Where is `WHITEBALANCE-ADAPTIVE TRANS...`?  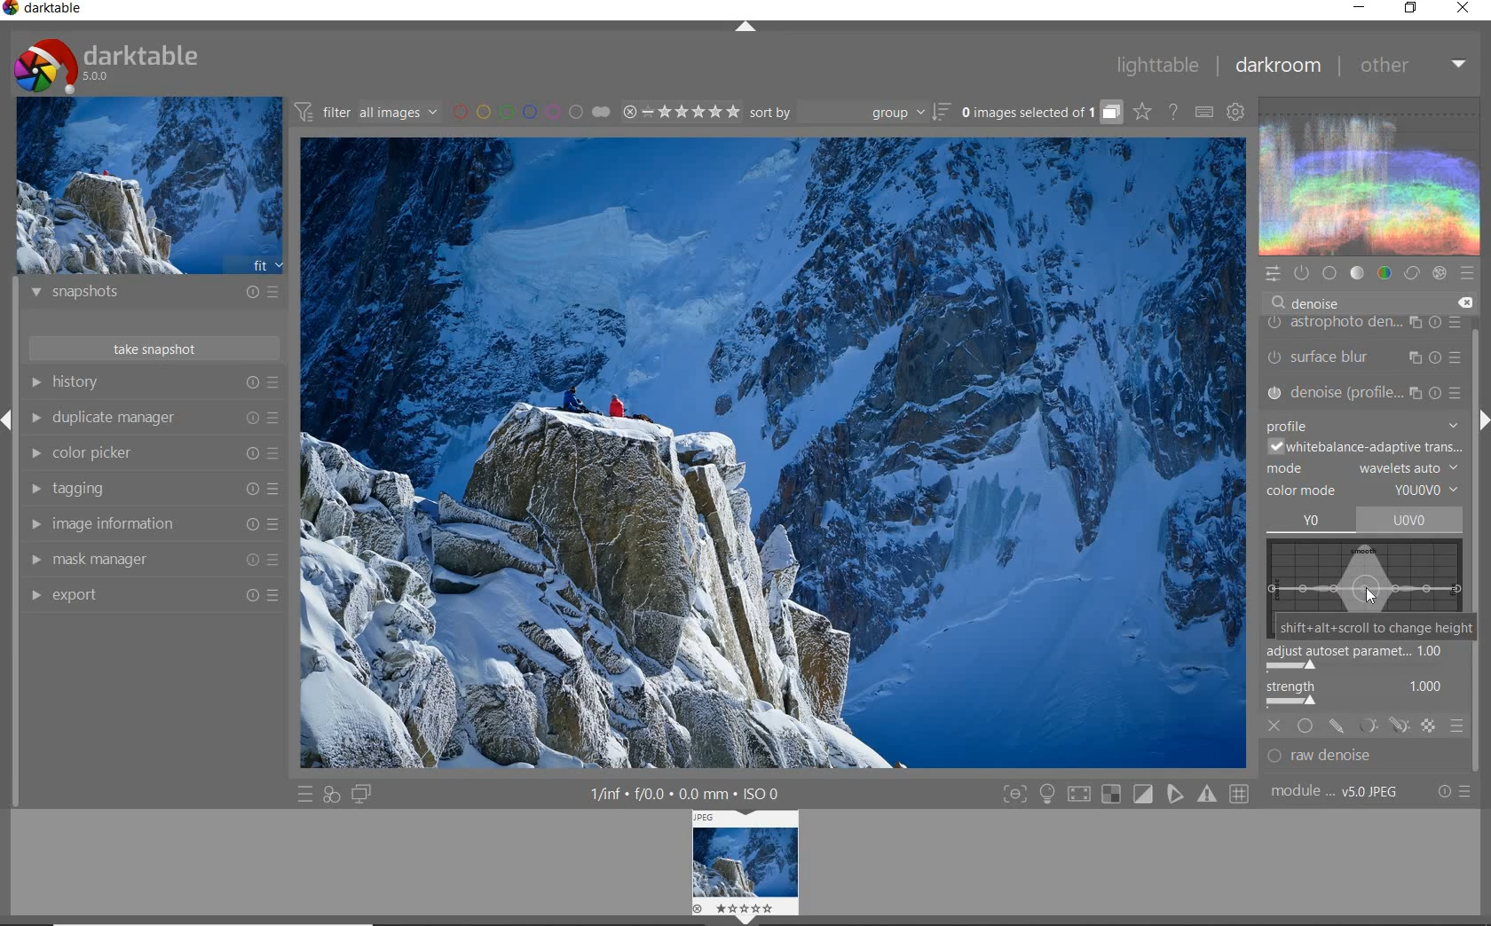 WHITEBALANCE-ADAPTIVE TRANS... is located at coordinates (1365, 445).